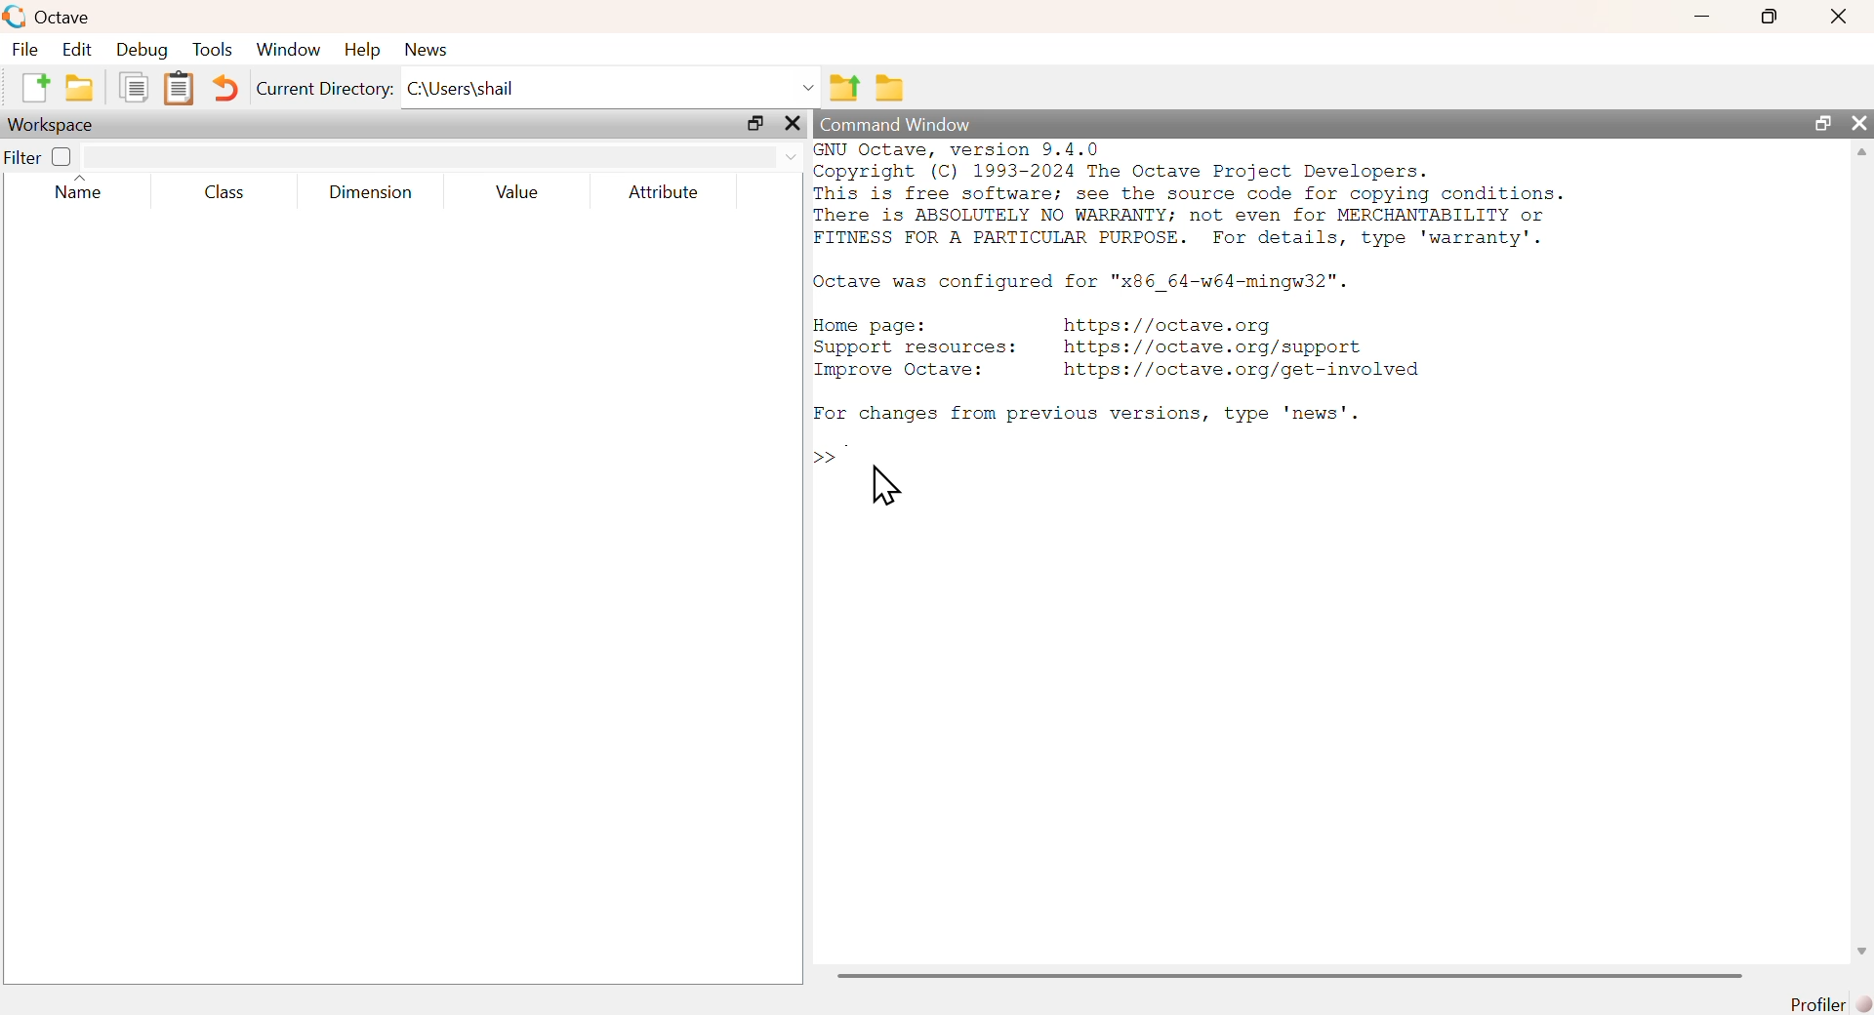 The width and height of the screenshot is (1874, 1015). What do you see at coordinates (1768, 17) in the screenshot?
I see `maximize` at bounding box center [1768, 17].